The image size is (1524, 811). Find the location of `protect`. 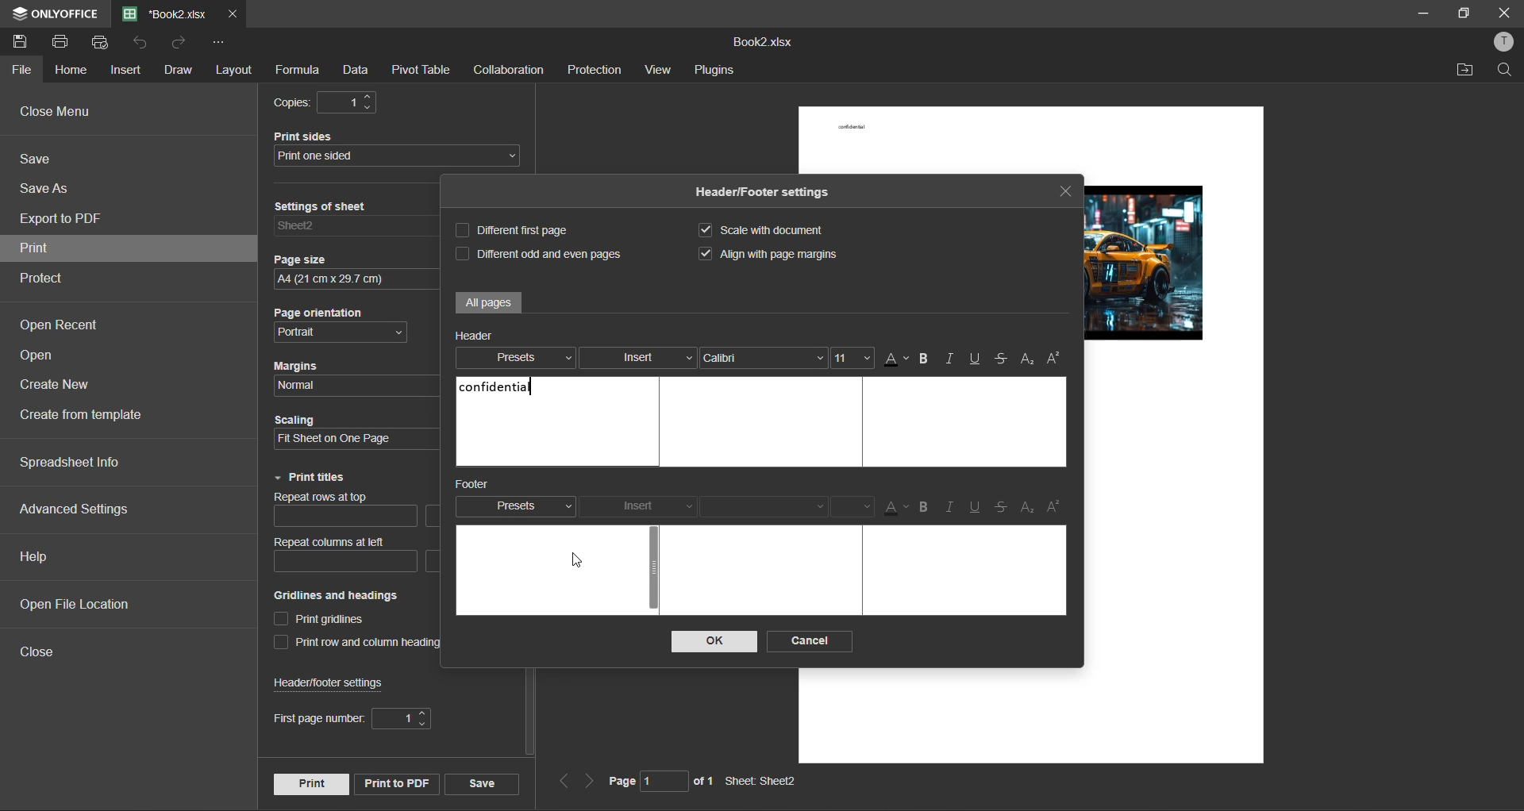

protect is located at coordinates (46, 279).